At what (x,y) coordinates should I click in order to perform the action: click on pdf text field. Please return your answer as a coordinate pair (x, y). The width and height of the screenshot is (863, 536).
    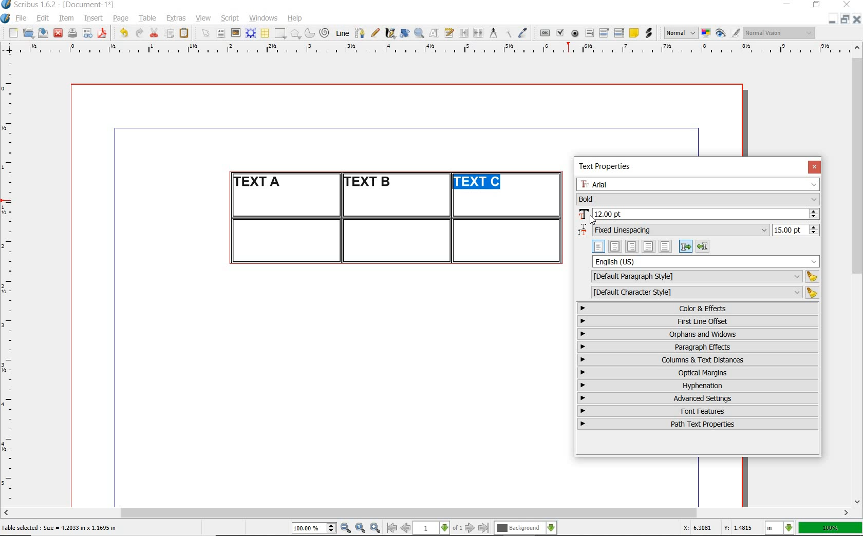
    Looking at the image, I should click on (589, 34).